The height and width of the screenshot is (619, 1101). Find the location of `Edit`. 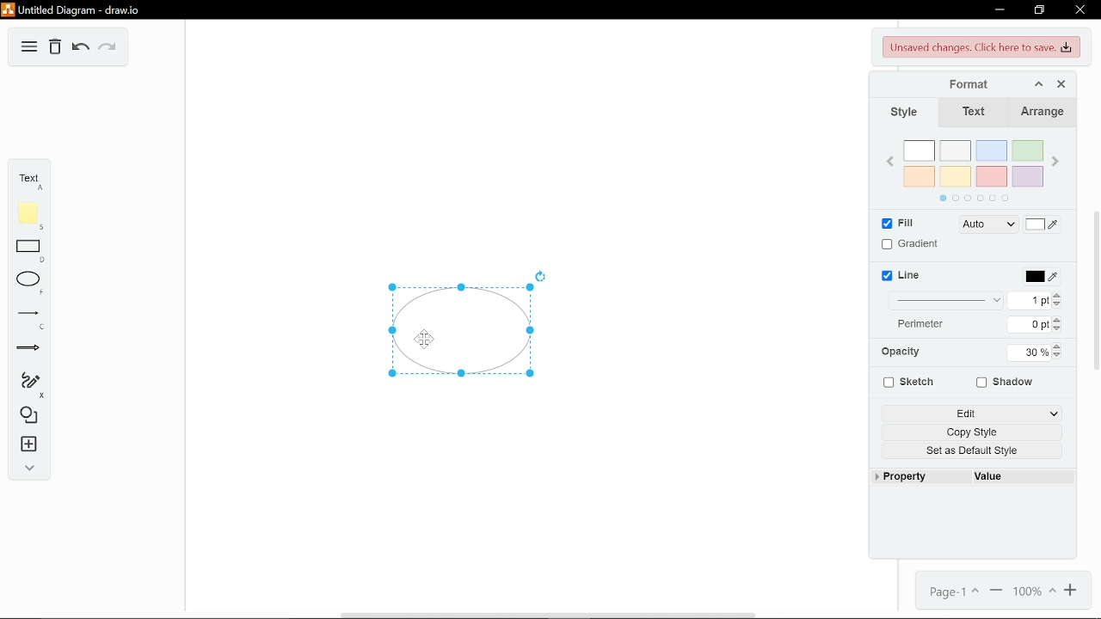

Edit is located at coordinates (973, 414).